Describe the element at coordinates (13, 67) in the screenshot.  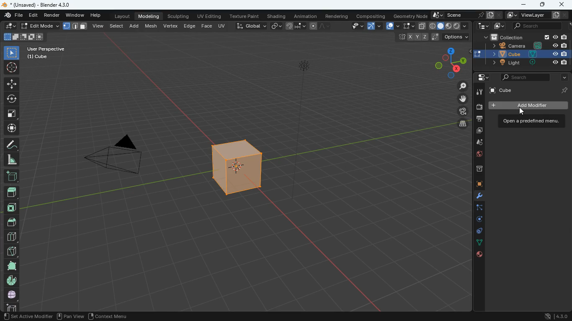
I see `aim` at that location.